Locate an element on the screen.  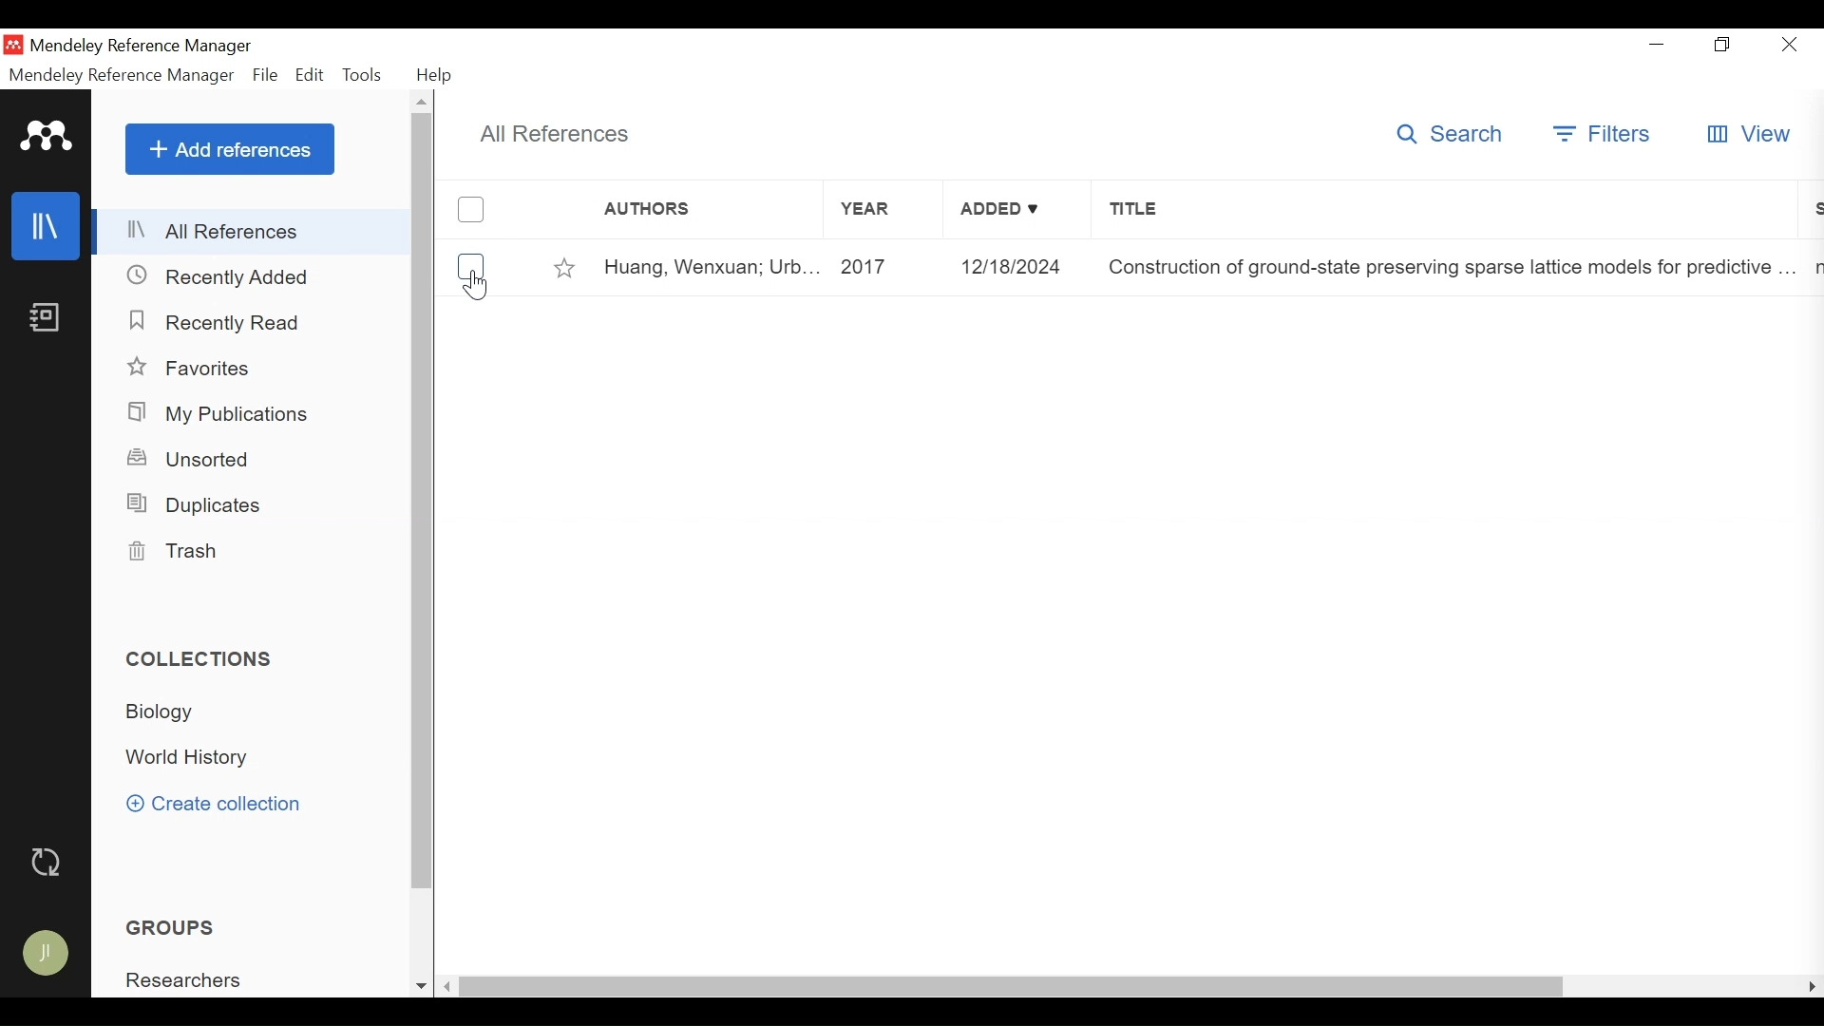
Mendeley Desktop Icon is located at coordinates (12, 44).